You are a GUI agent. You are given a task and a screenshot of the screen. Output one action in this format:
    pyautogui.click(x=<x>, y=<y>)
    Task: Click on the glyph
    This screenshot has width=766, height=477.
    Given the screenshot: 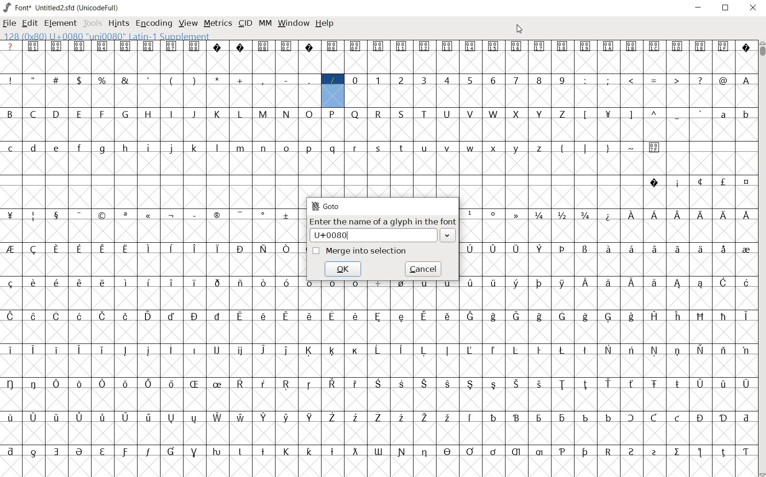 What is the action you would take?
    pyautogui.click(x=494, y=417)
    